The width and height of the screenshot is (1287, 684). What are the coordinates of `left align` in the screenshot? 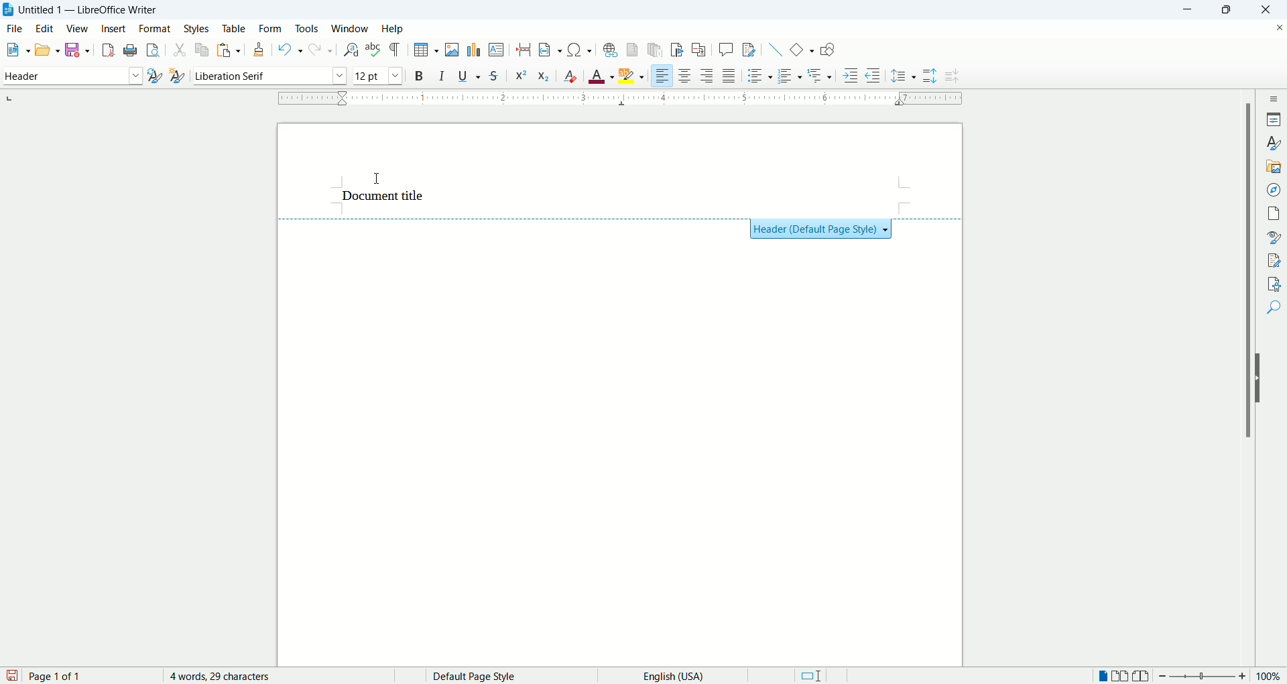 It's located at (661, 74).